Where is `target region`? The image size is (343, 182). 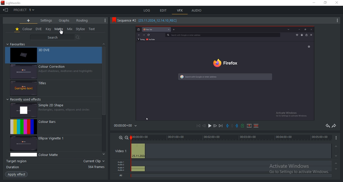 target region is located at coordinates (55, 161).